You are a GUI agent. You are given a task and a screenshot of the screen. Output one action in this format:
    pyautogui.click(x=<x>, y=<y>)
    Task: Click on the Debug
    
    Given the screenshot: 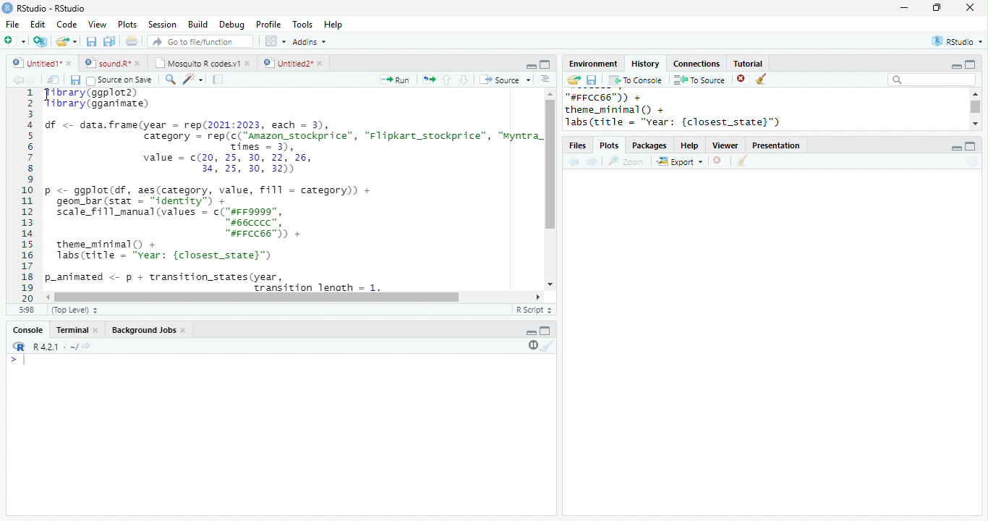 What is the action you would take?
    pyautogui.click(x=232, y=25)
    